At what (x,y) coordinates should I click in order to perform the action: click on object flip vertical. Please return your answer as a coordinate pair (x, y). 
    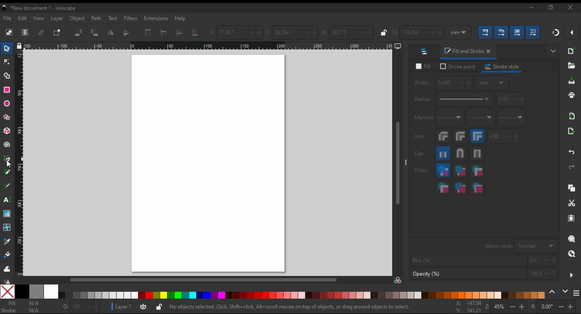
    Looking at the image, I should click on (128, 33).